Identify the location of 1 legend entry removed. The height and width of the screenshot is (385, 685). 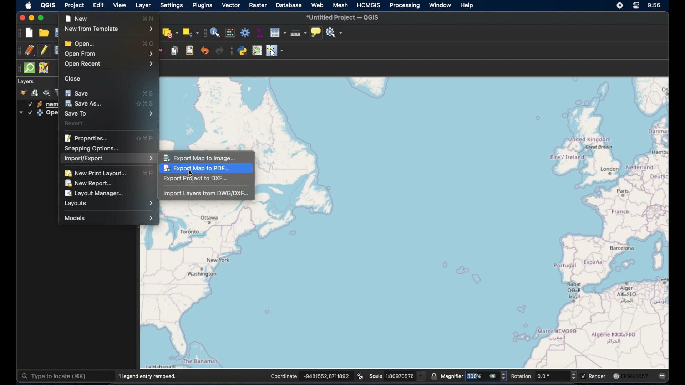
(149, 376).